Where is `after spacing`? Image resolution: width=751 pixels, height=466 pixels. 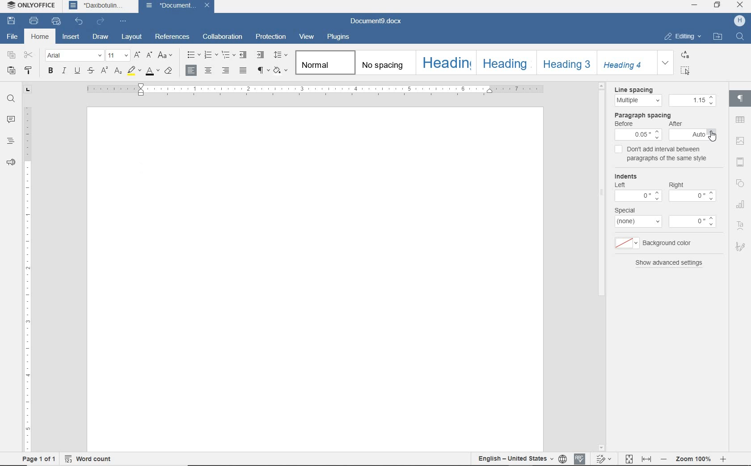
after spacing is located at coordinates (692, 134).